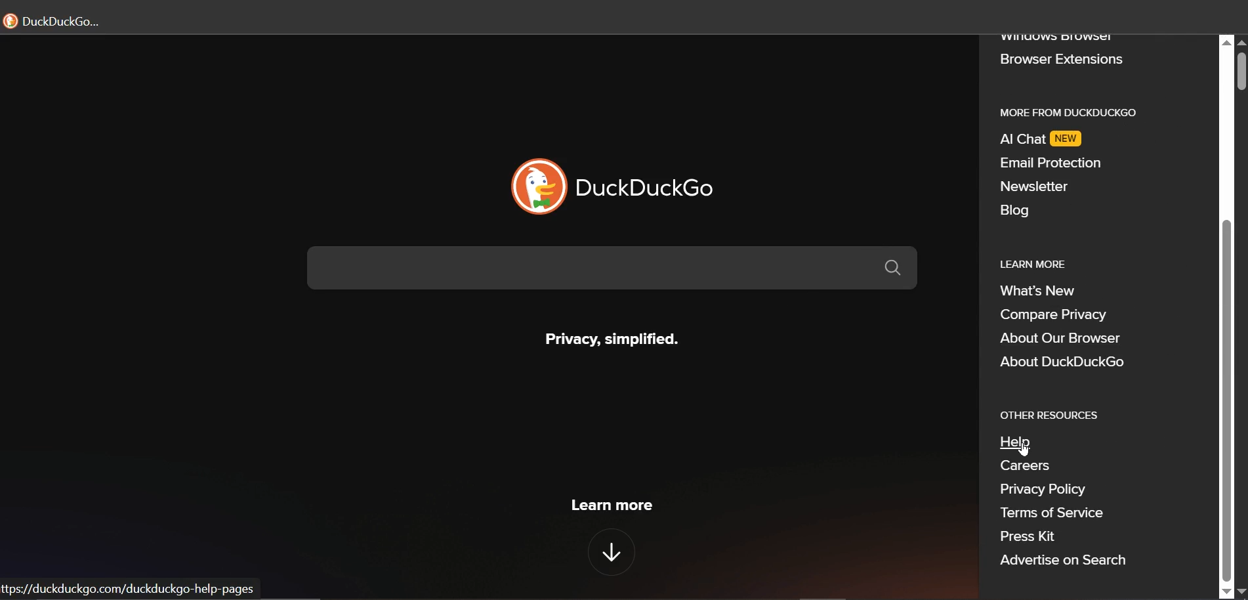  I want to click on ns://duckduckgo.com/duckduckgo-help-pages, so click(127, 591).